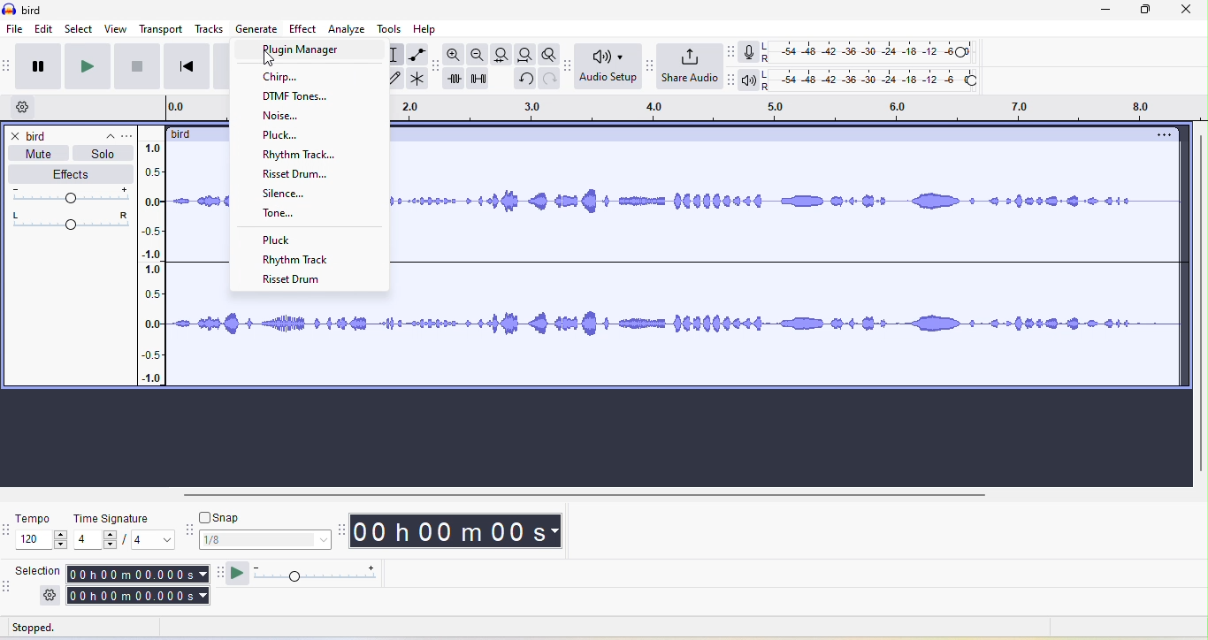  What do you see at coordinates (68, 174) in the screenshot?
I see `effect` at bounding box center [68, 174].